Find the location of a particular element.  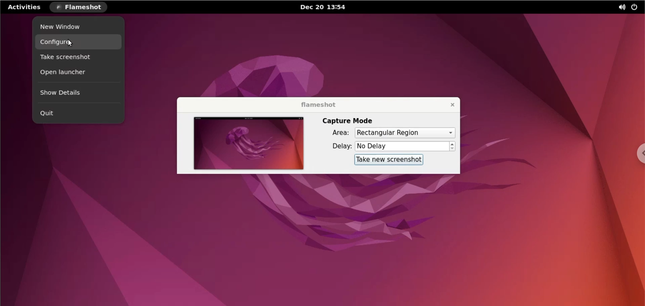

capture mode area options is located at coordinates (404, 133).